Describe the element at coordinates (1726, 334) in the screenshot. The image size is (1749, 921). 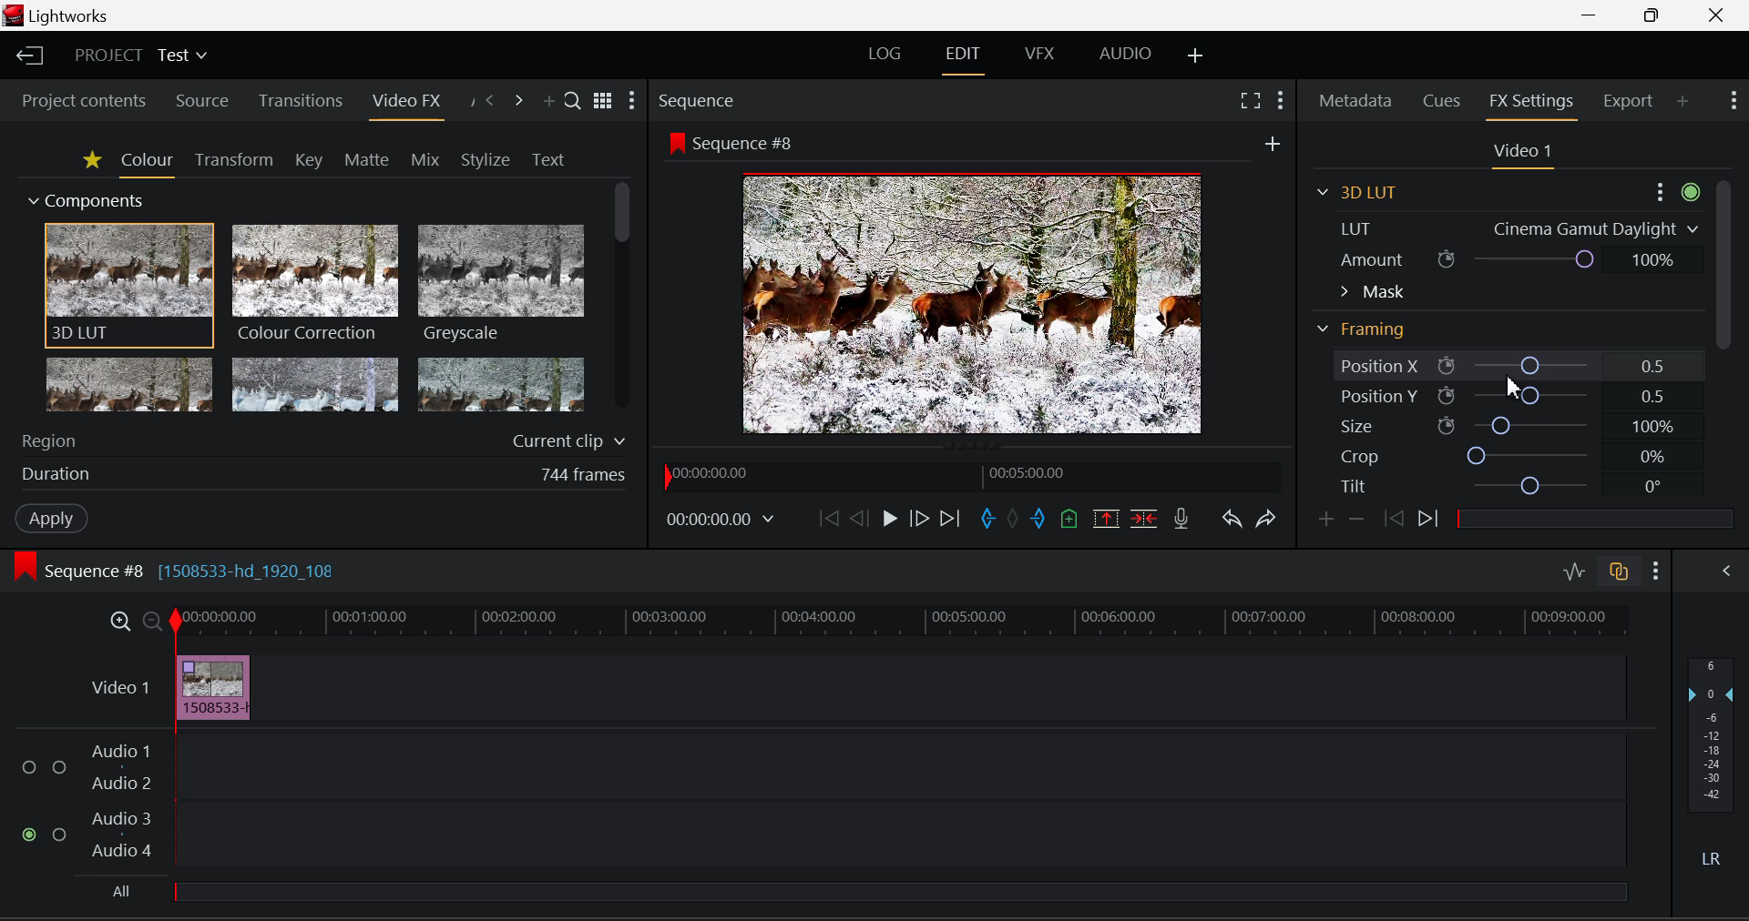
I see `Scroll Bar` at that location.